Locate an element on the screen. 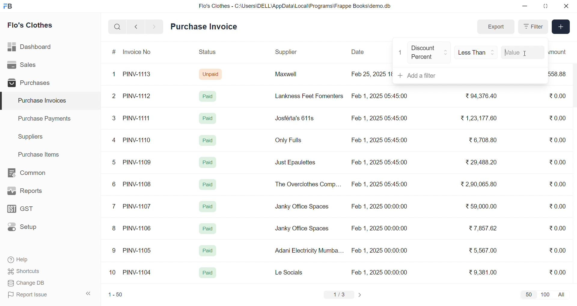  resize is located at coordinates (545, 6).